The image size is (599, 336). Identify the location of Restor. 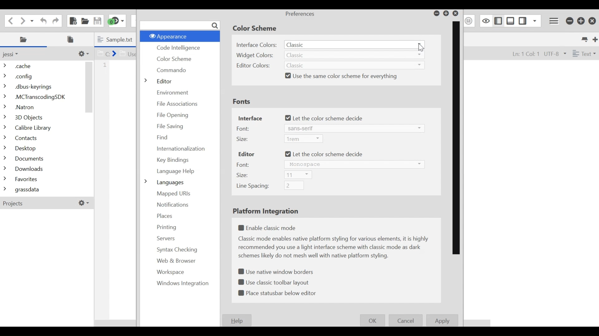
(446, 13).